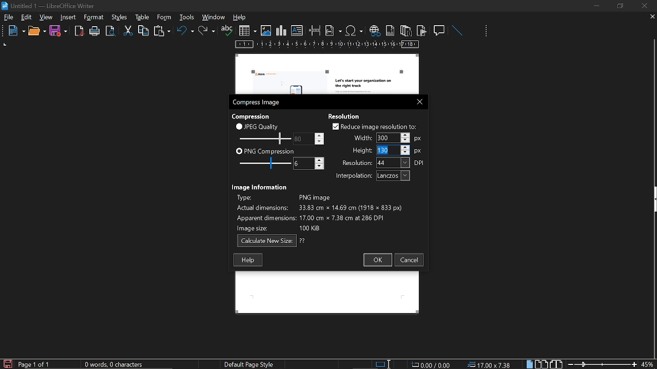 The image size is (657, 369). I want to click on undo, so click(185, 32).